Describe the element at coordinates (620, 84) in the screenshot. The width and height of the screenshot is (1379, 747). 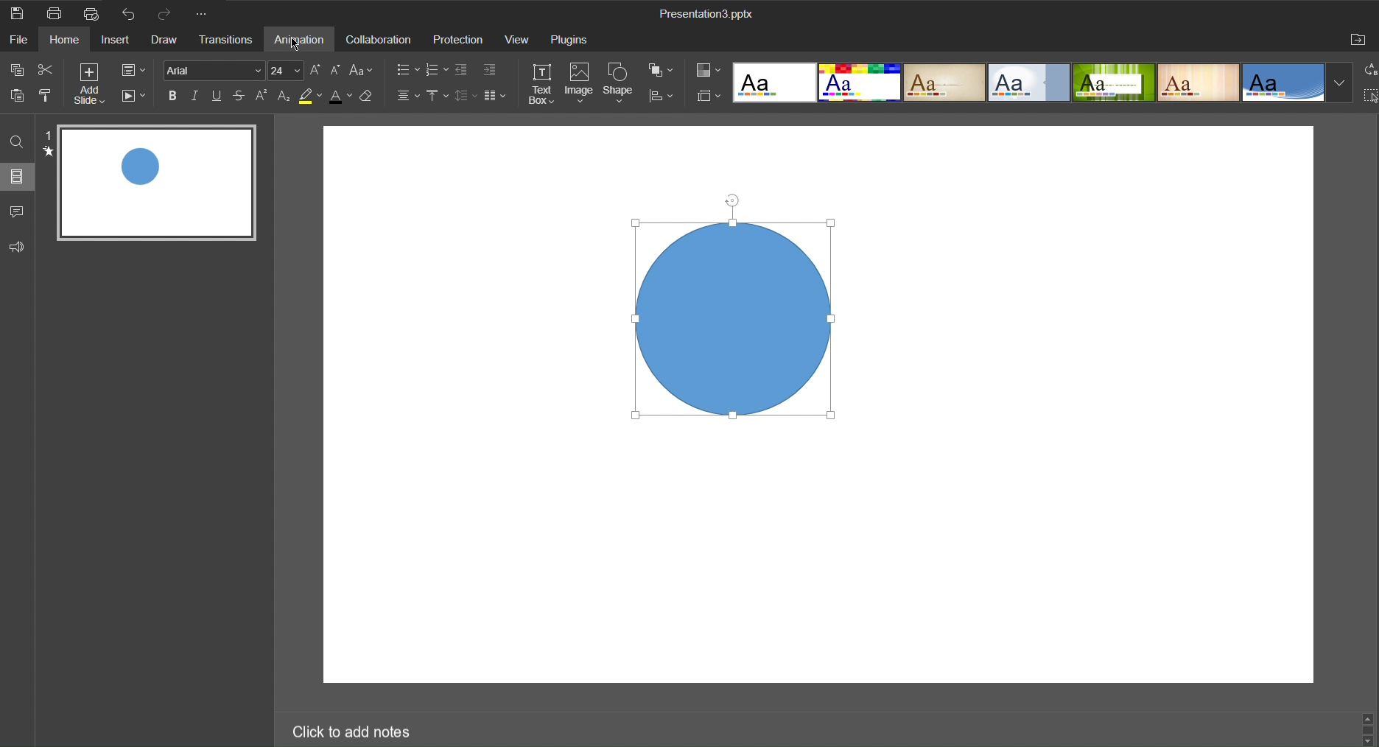
I see `Shape` at that location.